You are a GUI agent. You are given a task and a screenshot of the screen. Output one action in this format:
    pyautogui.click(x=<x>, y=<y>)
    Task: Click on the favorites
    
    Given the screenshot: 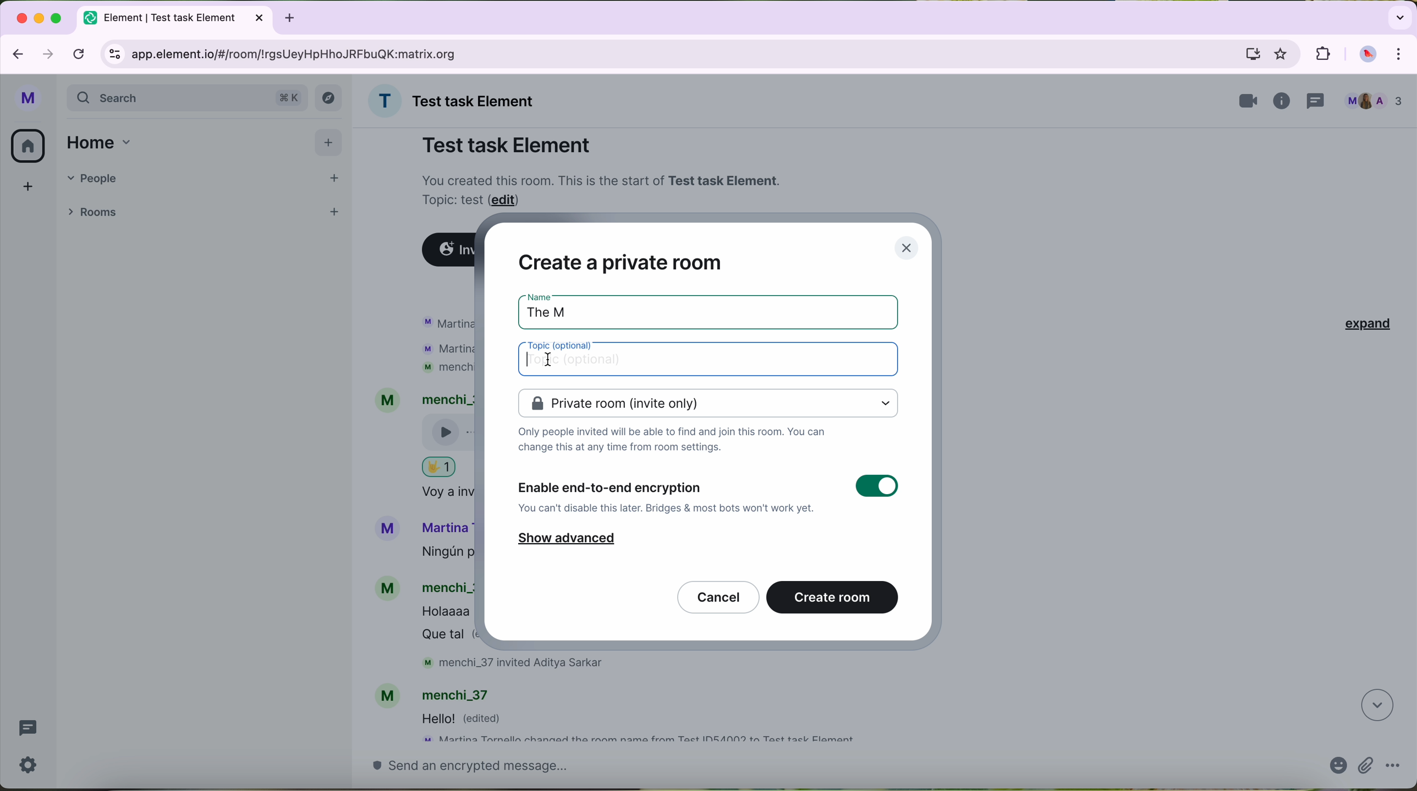 What is the action you would take?
    pyautogui.click(x=1283, y=54)
    